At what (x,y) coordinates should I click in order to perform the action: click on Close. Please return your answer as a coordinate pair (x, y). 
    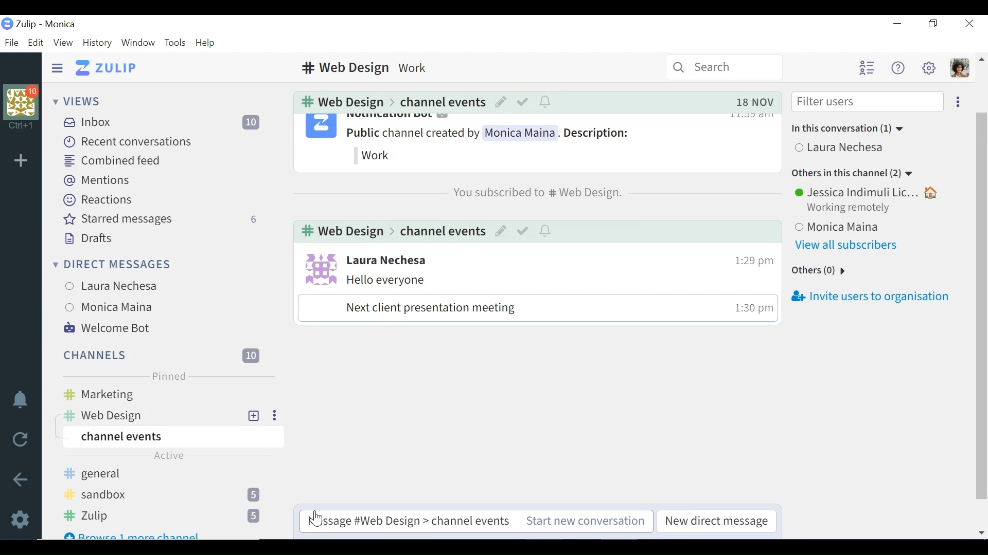
    Looking at the image, I should click on (968, 24).